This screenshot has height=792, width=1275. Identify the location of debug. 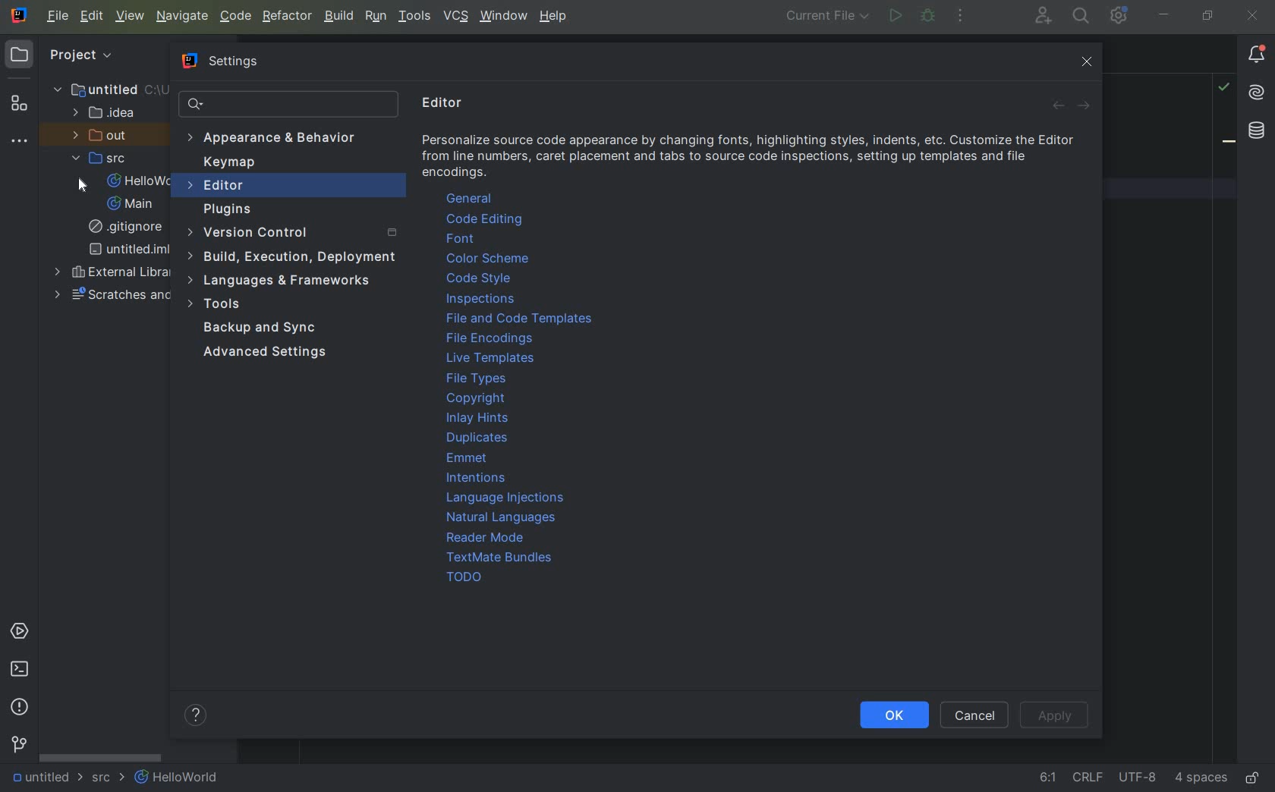
(928, 16).